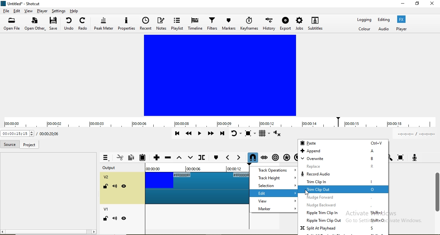 This screenshot has height=235, width=440. Describe the element at coordinates (252, 157) in the screenshot. I see `Snap` at that location.